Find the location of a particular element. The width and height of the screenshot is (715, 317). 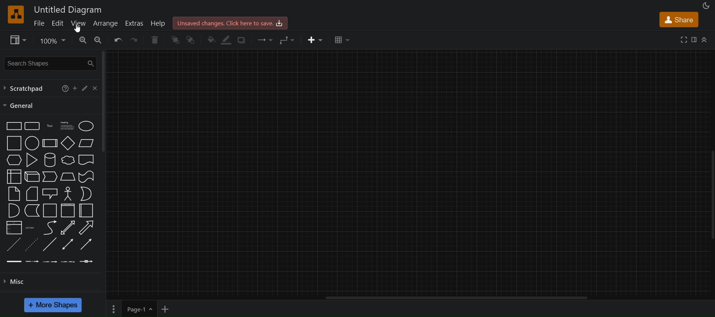

shadow is located at coordinates (242, 41).